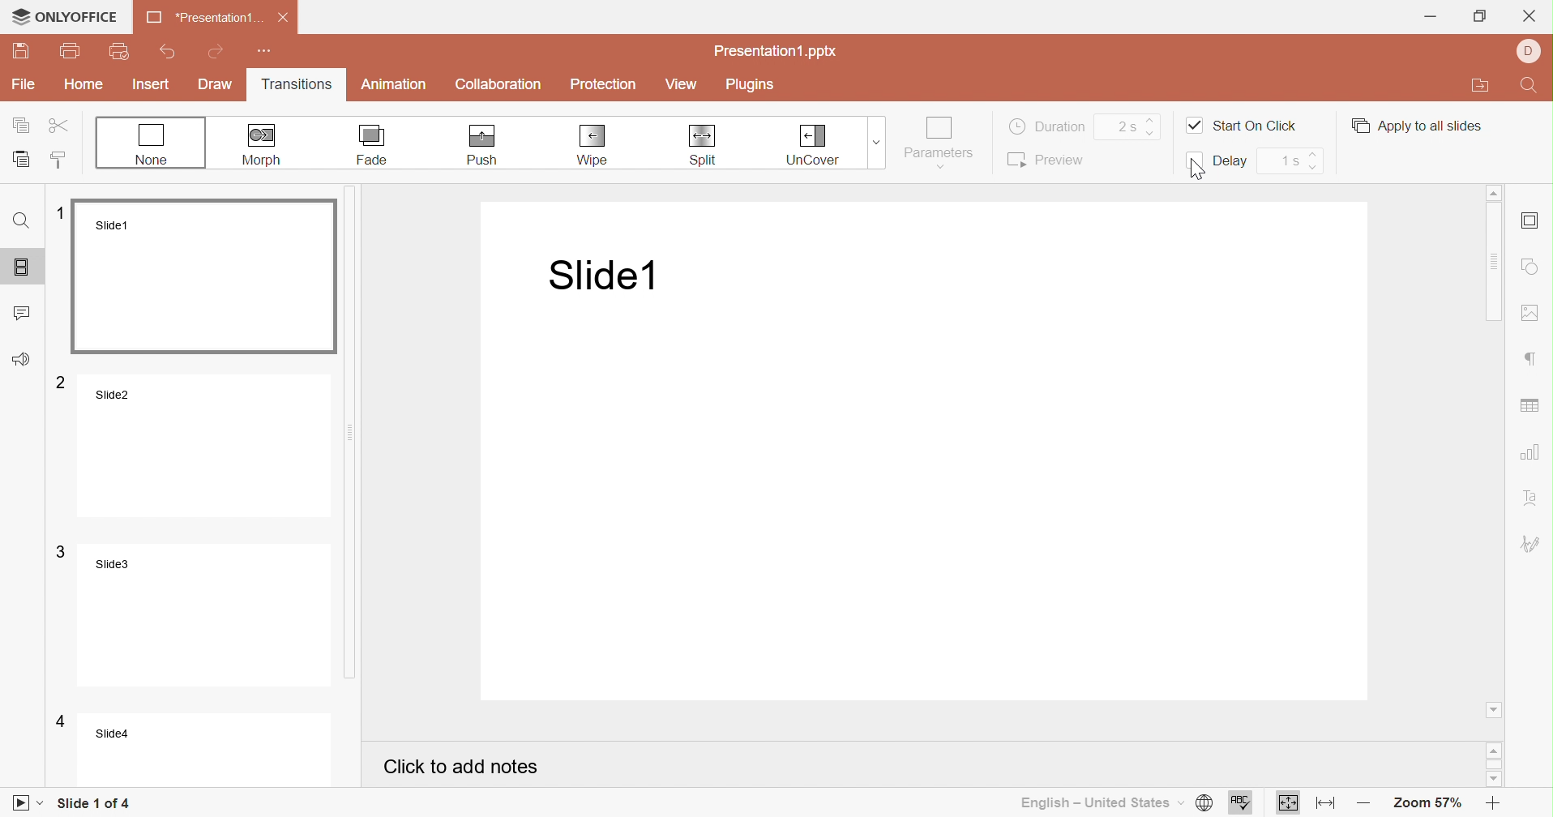 This screenshot has width=1553, height=817. What do you see at coordinates (933, 493) in the screenshot?
I see `Presentation slide` at bounding box center [933, 493].